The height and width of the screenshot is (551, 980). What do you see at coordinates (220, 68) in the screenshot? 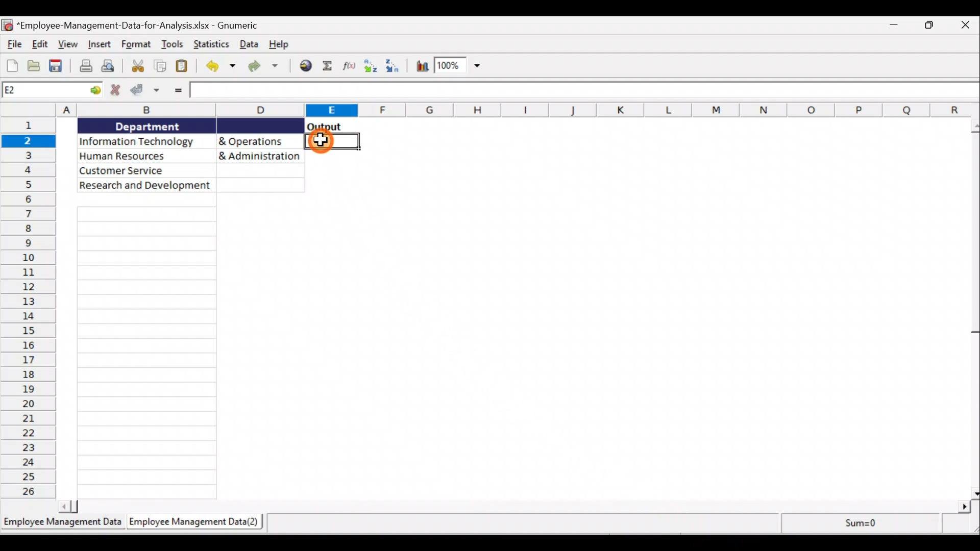
I see `Undo last action` at bounding box center [220, 68].